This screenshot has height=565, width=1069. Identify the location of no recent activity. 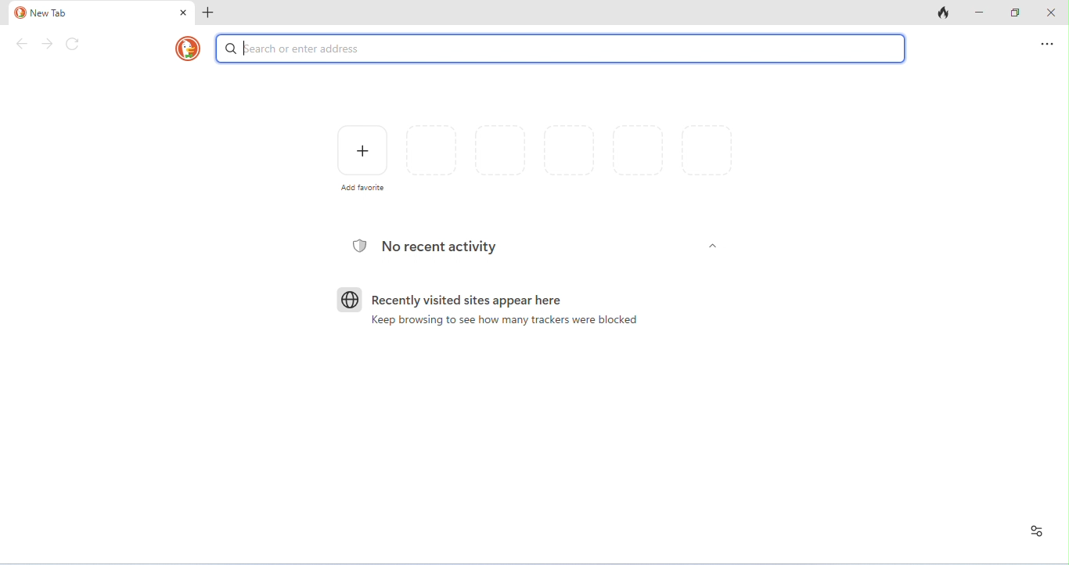
(440, 247).